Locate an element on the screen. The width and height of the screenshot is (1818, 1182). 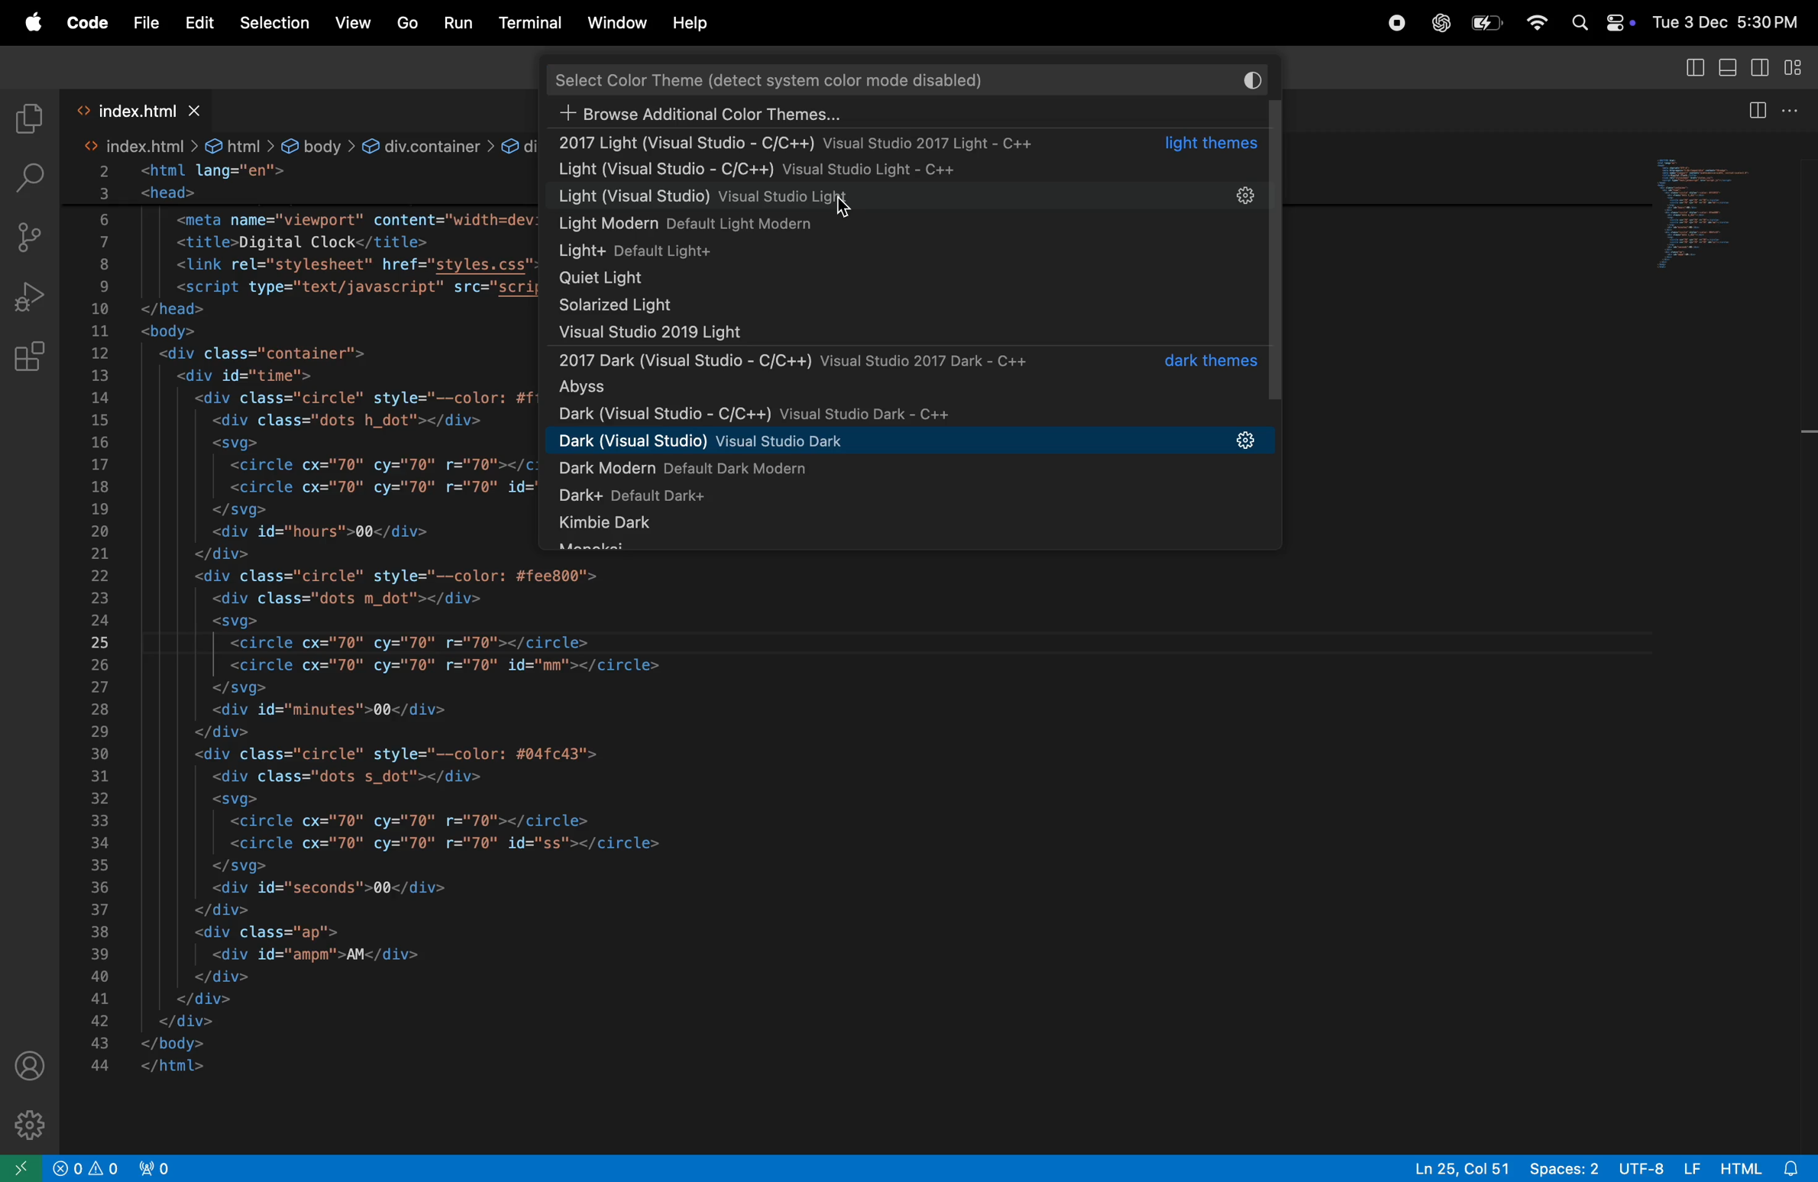
chatgpt is located at coordinates (1440, 21).